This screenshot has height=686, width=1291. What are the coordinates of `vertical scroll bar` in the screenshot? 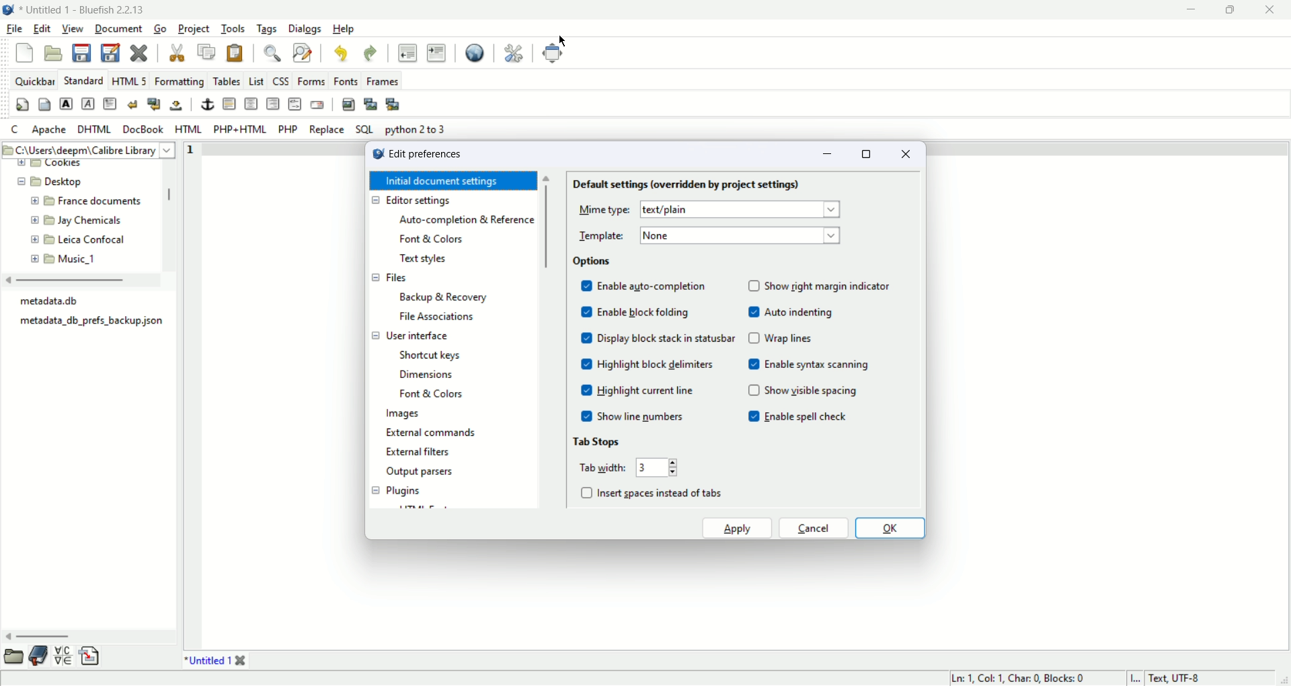 It's located at (547, 224).